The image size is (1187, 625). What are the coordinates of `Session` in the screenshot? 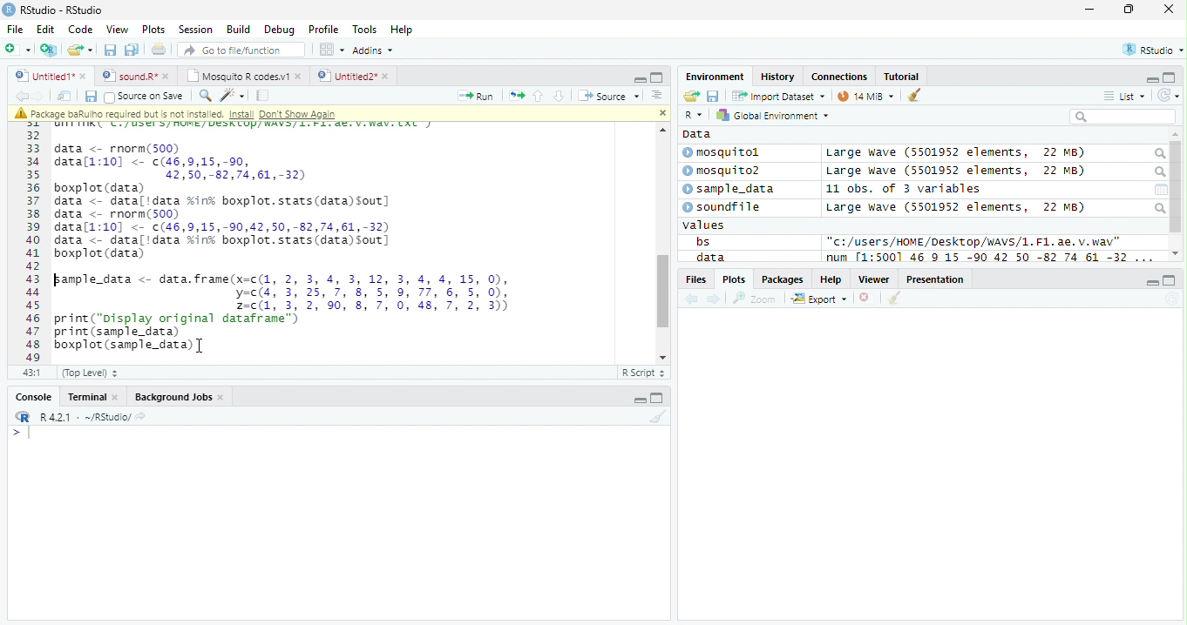 It's located at (195, 29).